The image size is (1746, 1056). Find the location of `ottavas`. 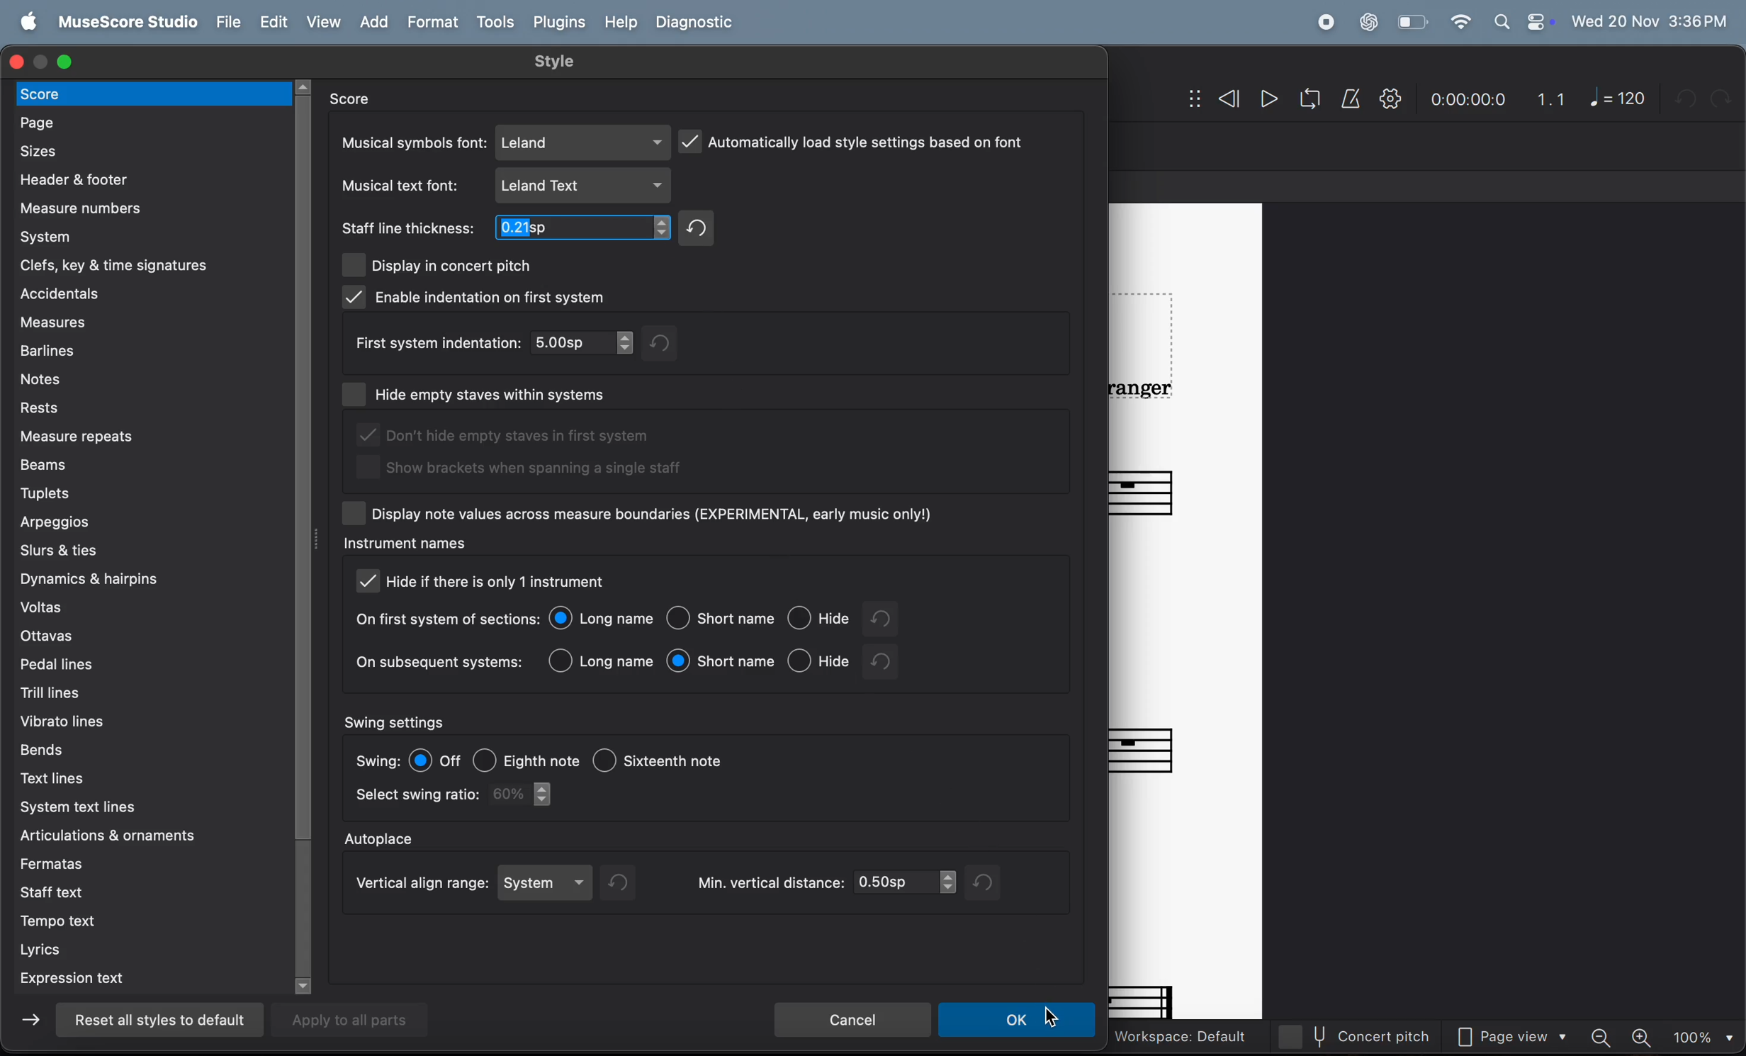

ottavas is located at coordinates (140, 637).